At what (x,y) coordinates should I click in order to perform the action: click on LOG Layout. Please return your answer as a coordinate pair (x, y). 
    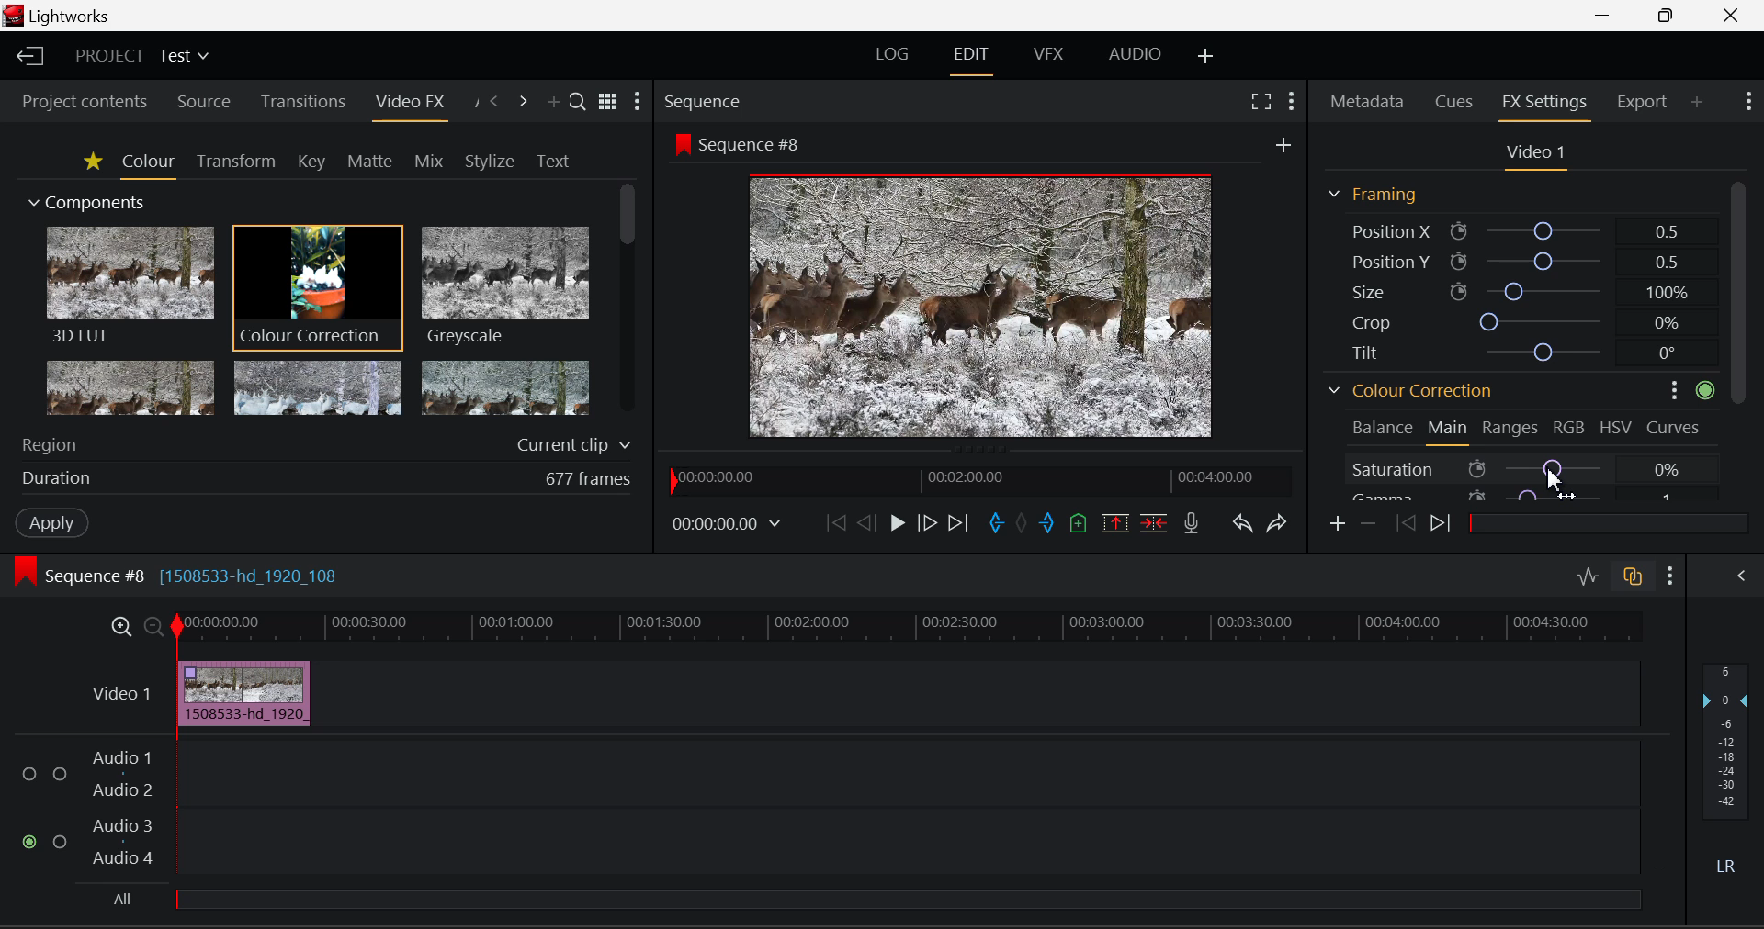
    Looking at the image, I should click on (895, 58).